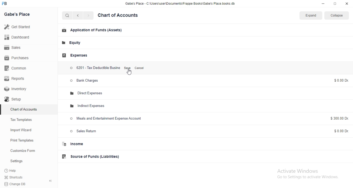 The image size is (353, 188). I want to click on Activate Windows
Go to Settings to activate Windows., so click(307, 176).